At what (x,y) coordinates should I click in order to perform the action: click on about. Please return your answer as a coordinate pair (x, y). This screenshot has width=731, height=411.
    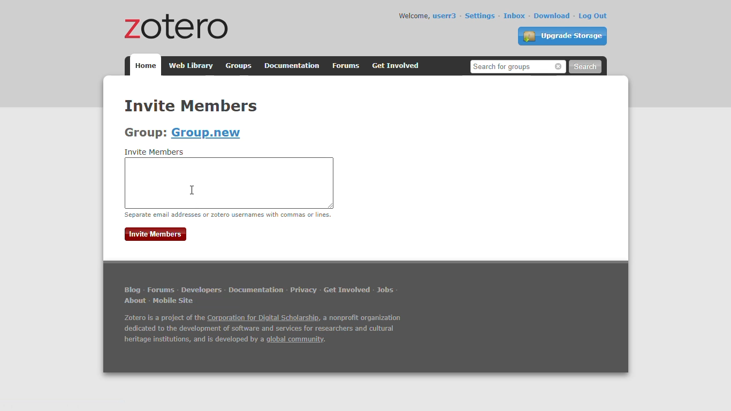
    Looking at the image, I should click on (135, 301).